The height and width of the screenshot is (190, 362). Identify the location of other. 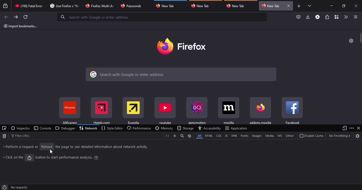
(289, 136).